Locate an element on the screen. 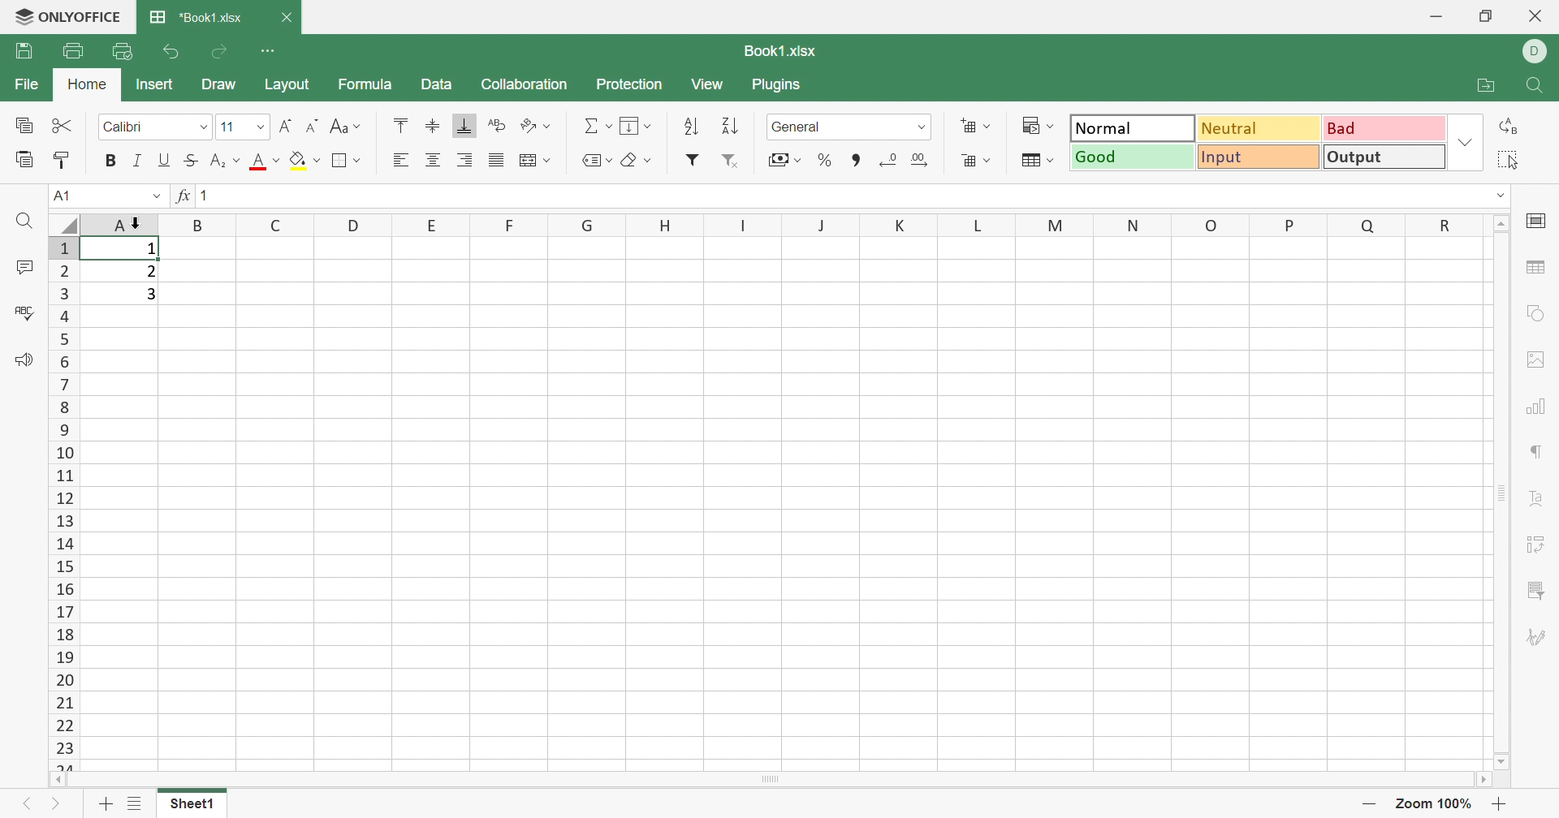 This screenshot has height=818, width=1559. Find is located at coordinates (1537, 87).